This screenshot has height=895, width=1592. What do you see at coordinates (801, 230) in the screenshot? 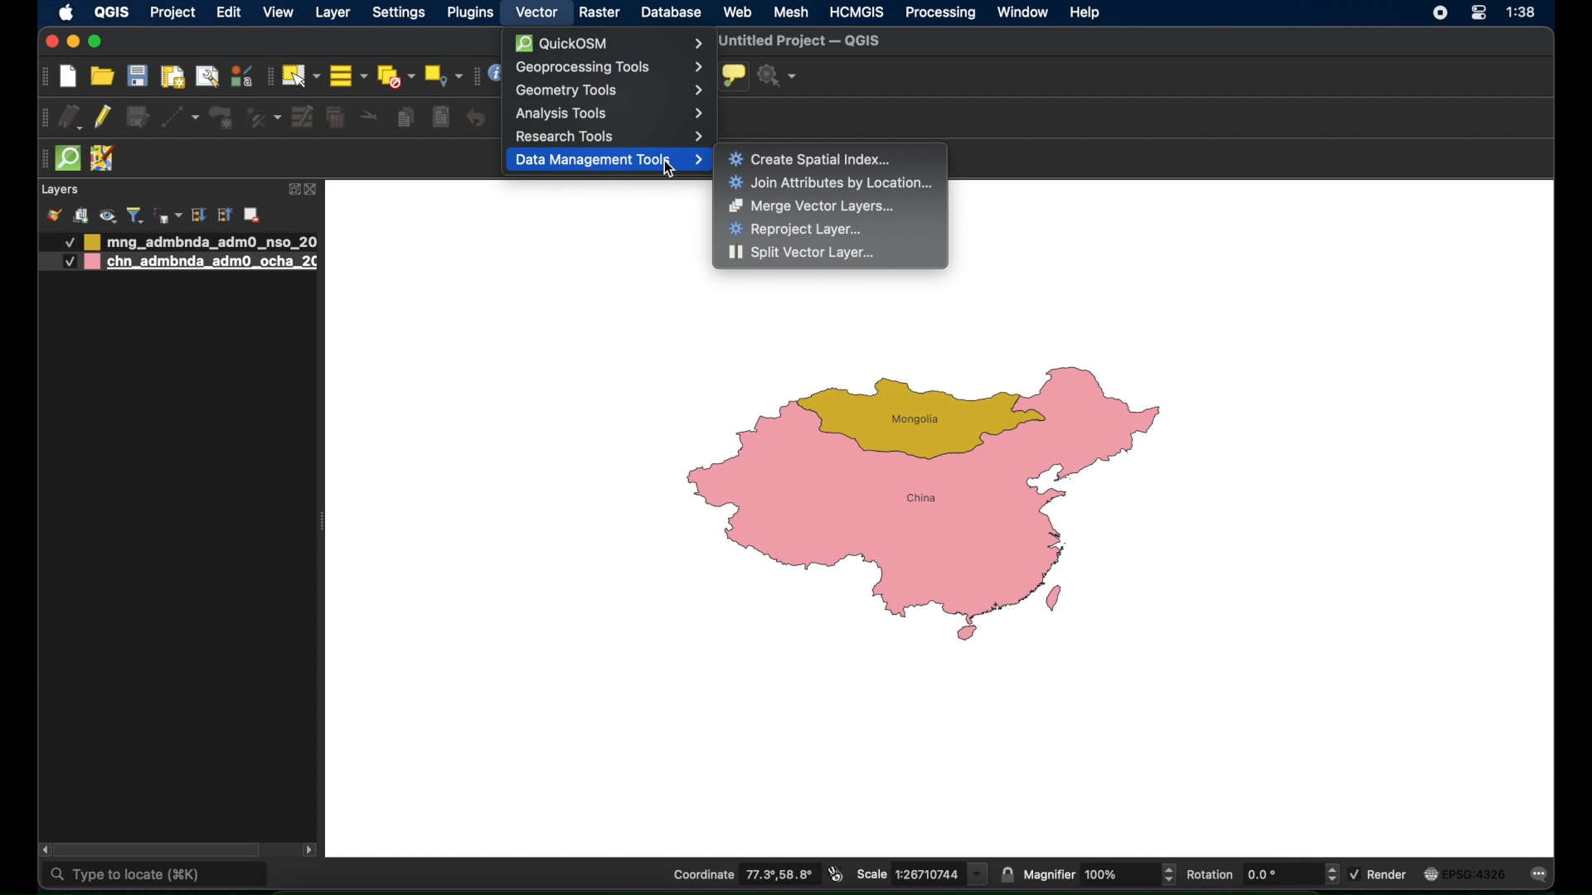
I see `Reproject Layer...` at bounding box center [801, 230].